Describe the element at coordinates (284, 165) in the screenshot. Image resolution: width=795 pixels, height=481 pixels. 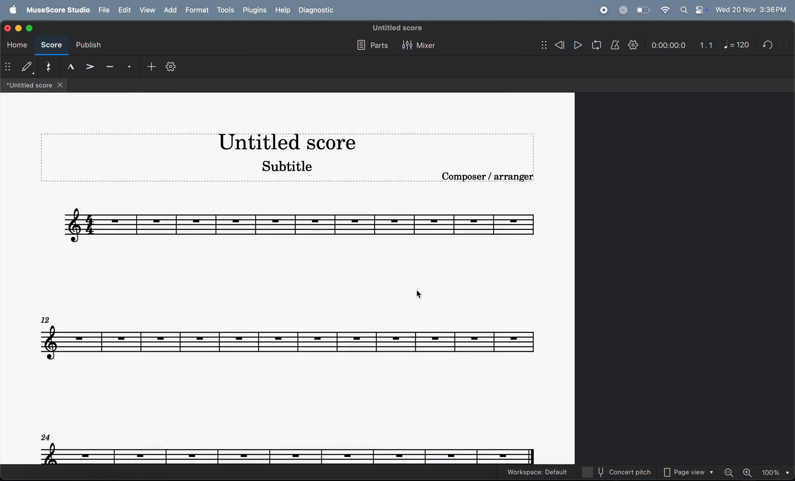
I see `subtitle` at that location.